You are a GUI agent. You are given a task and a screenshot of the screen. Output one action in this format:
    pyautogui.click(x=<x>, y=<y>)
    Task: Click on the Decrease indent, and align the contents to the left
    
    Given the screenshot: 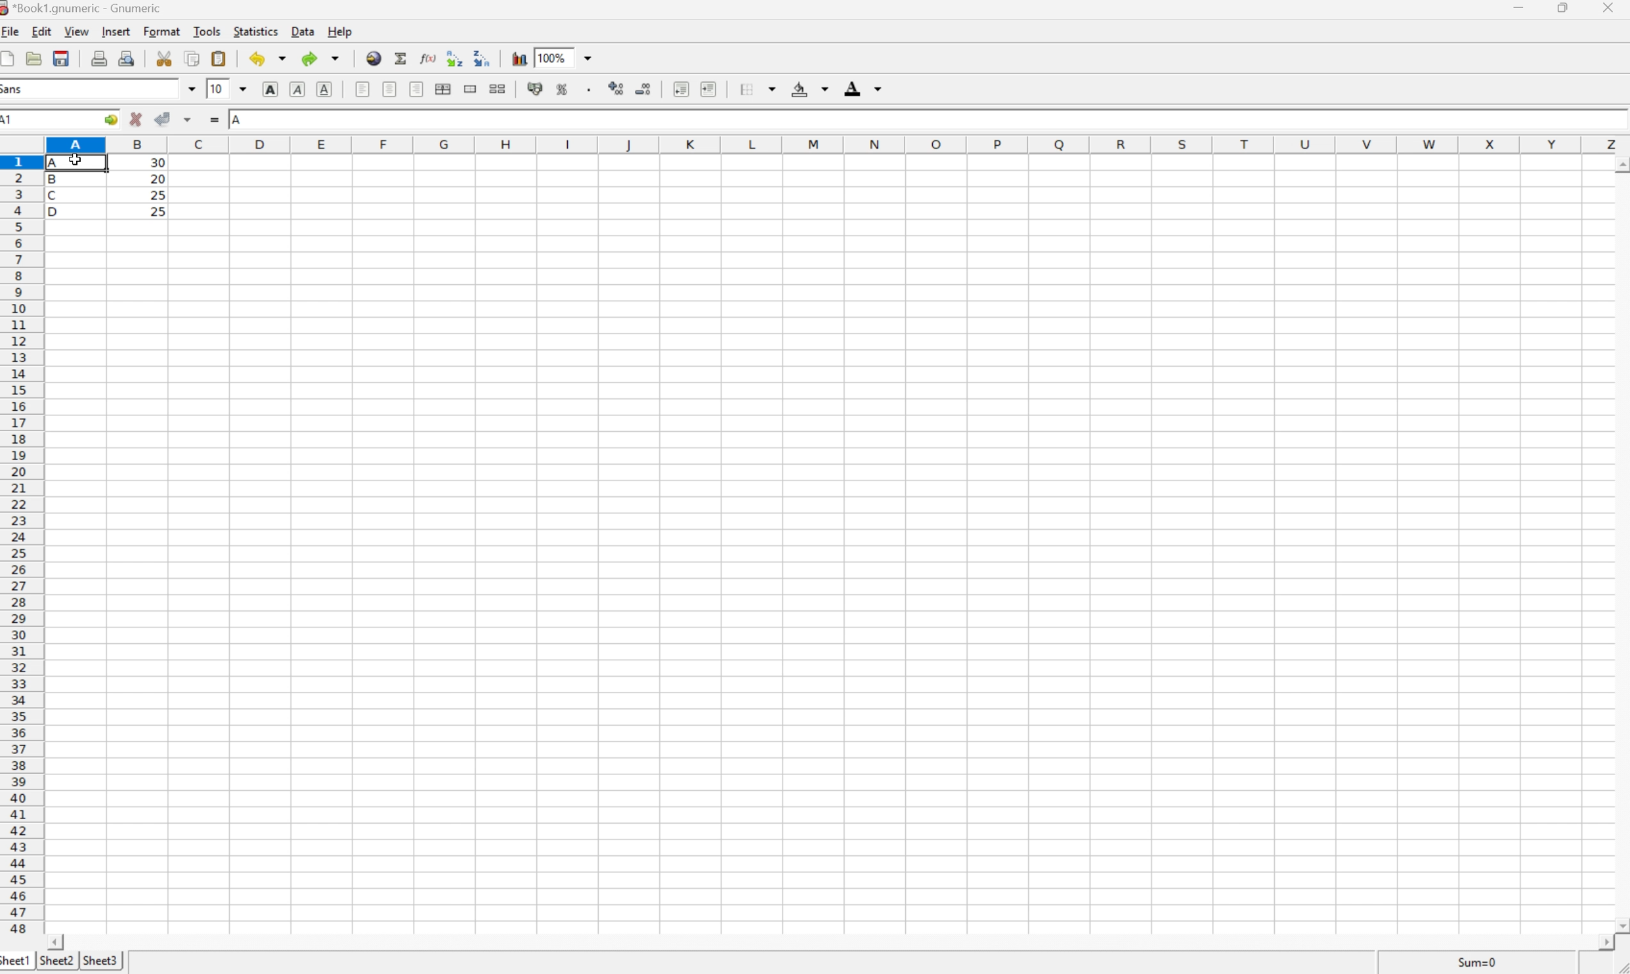 What is the action you would take?
    pyautogui.click(x=681, y=90)
    